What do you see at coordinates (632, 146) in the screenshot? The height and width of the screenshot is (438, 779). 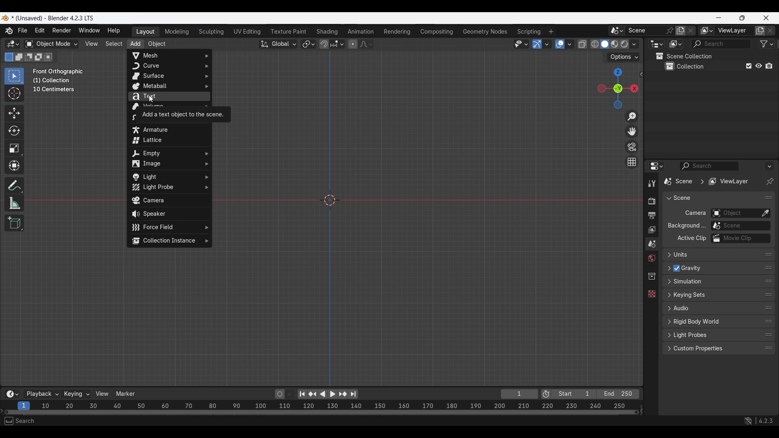 I see `Toggle camera view` at bounding box center [632, 146].